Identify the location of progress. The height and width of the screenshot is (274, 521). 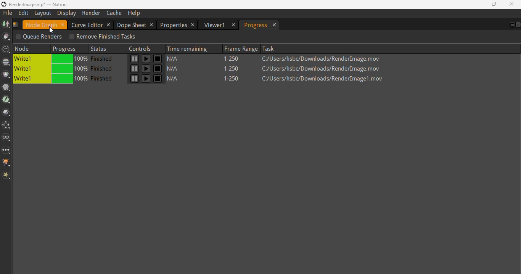
(70, 69).